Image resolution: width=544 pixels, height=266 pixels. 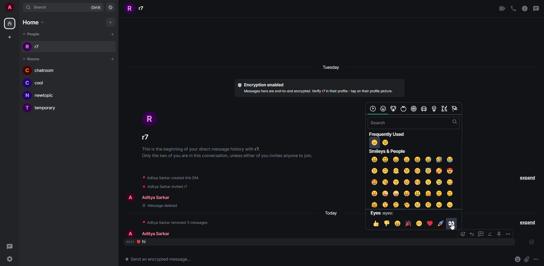 What do you see at coordinates (458, 234) in the screenshot?
I see `react` at bounding box center [458, 234].